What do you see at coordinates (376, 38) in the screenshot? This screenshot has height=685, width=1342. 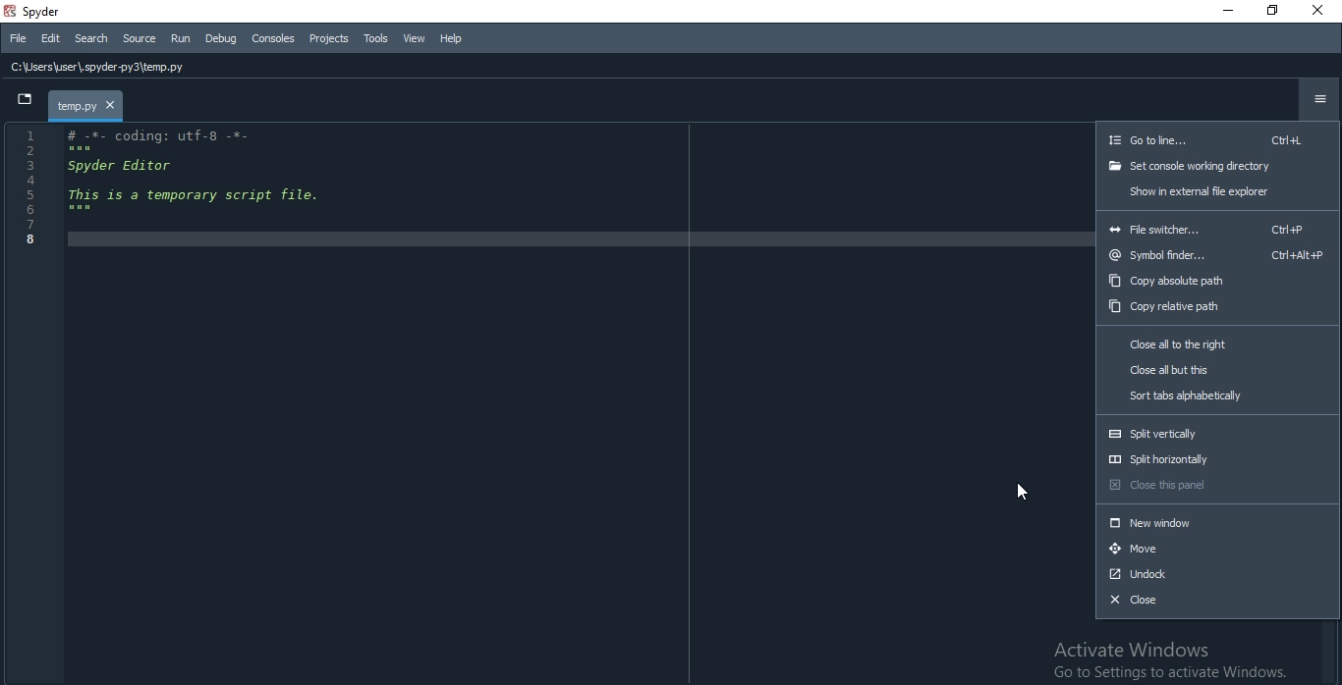 I see `Tools` at bounding box center [376, 38].